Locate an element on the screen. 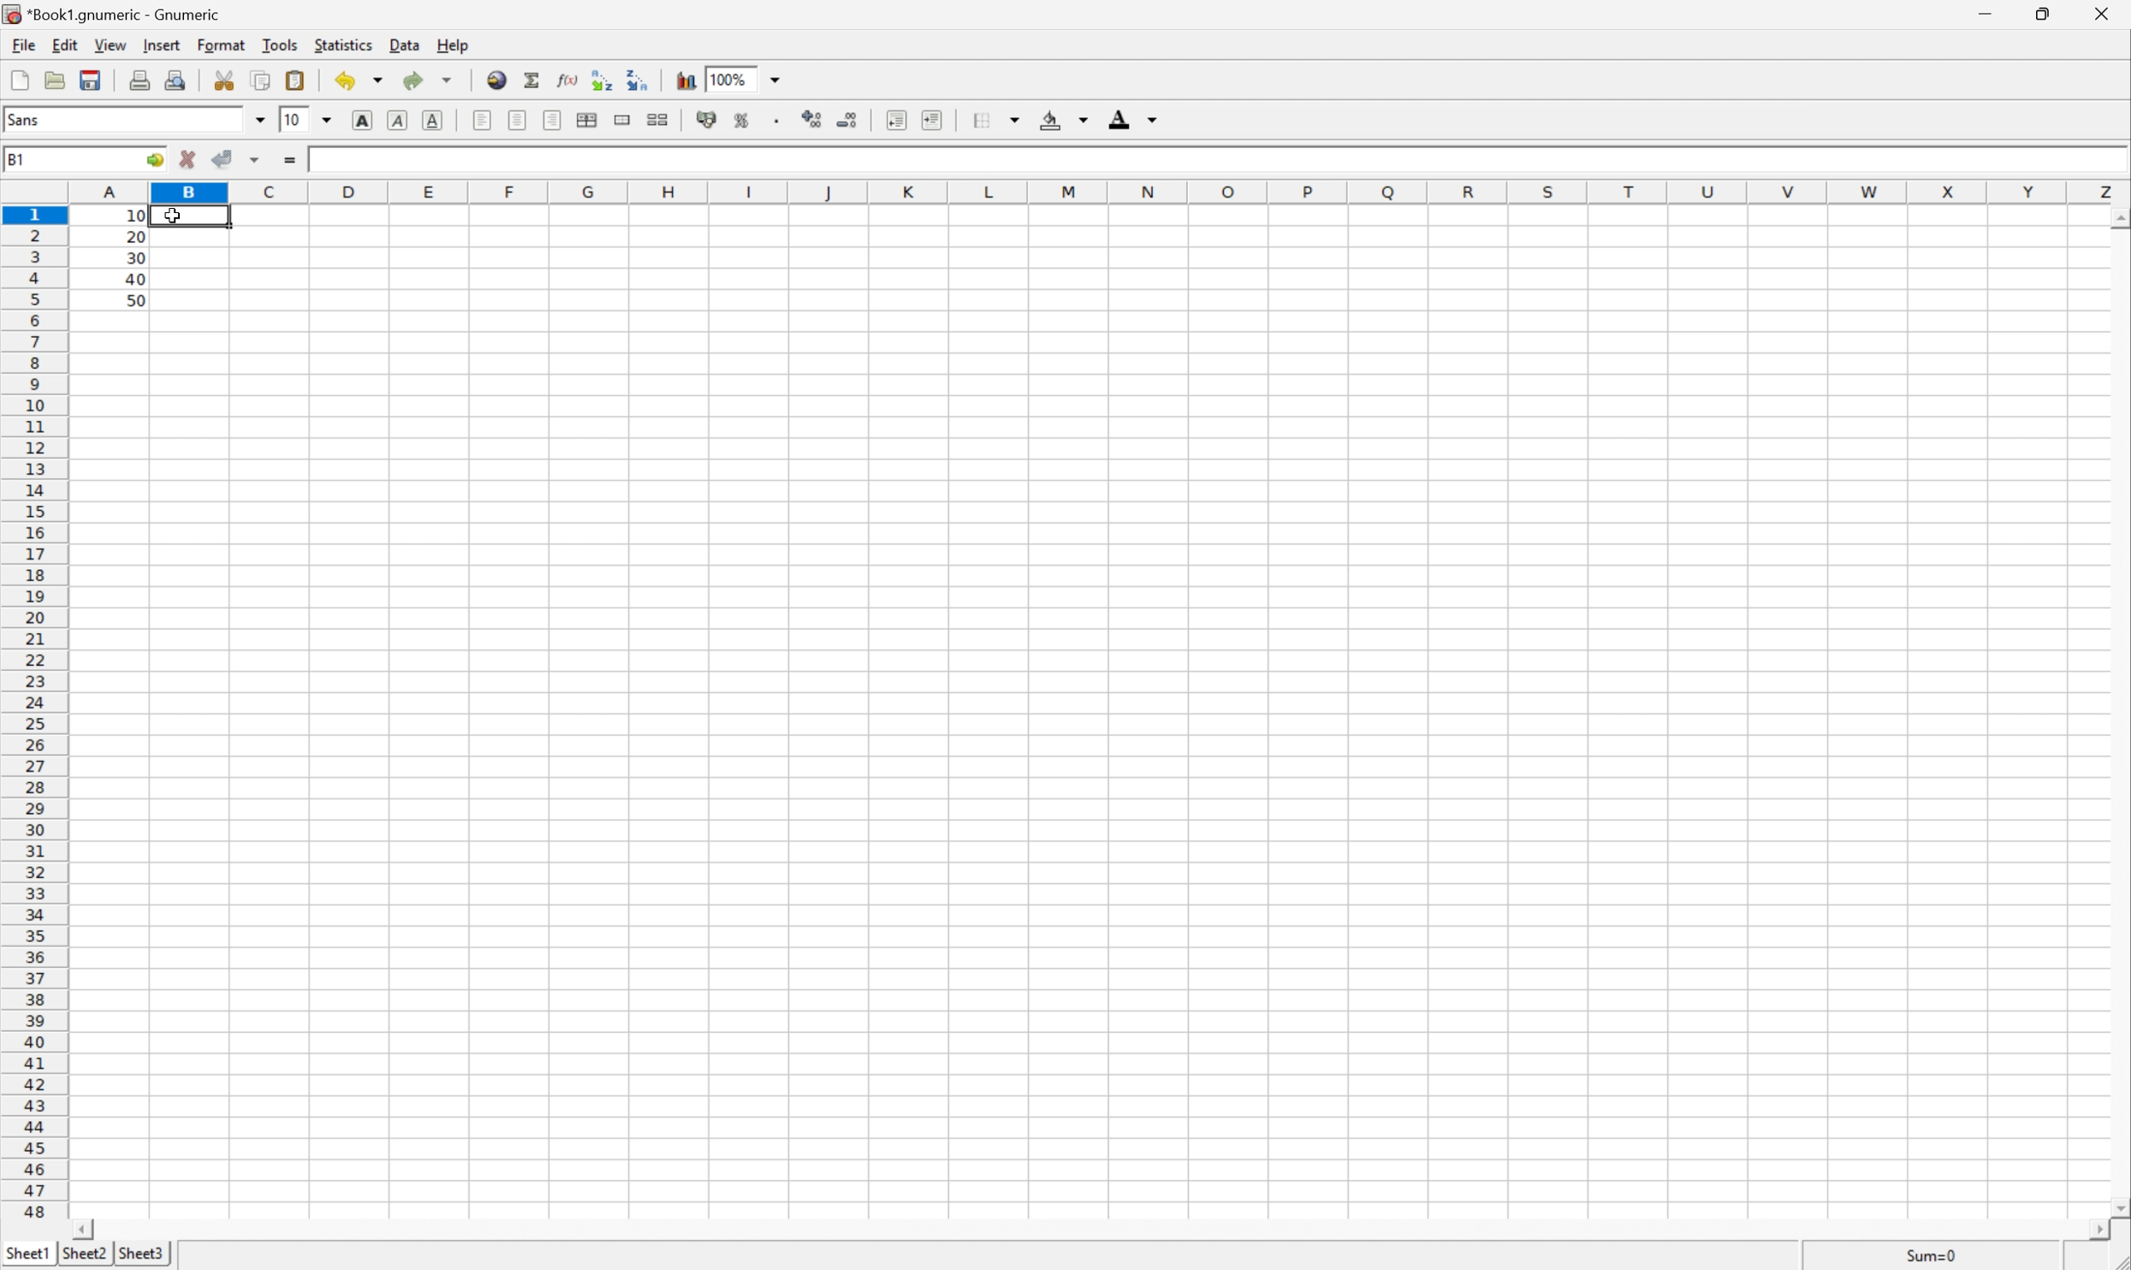  10 is located at coordinates (140, 217).